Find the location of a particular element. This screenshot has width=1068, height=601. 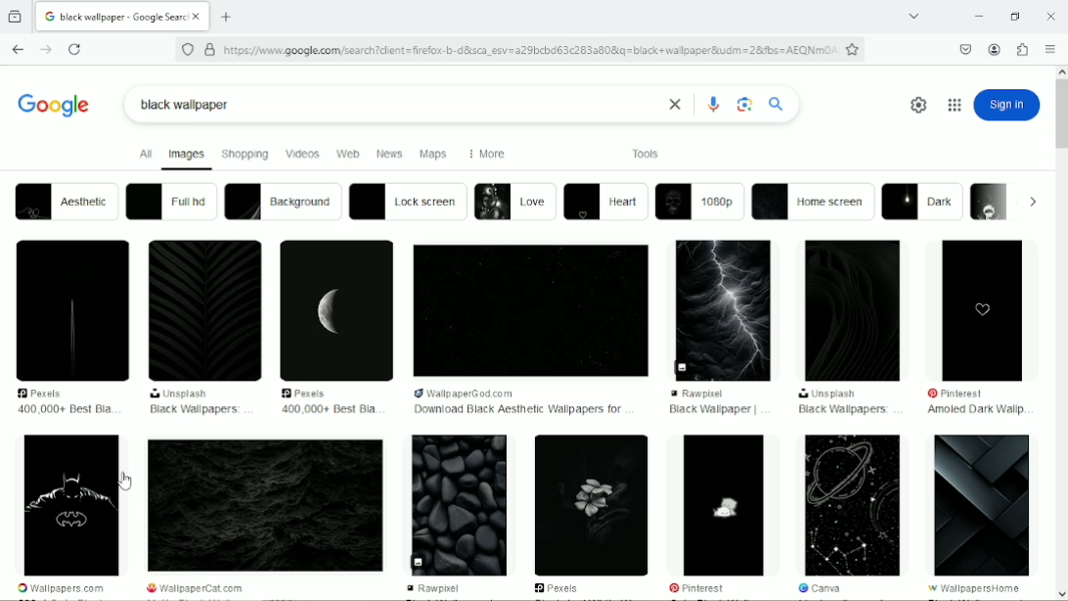

no trackers known to firefox were detected on this page is located at coordinates (187, 48).